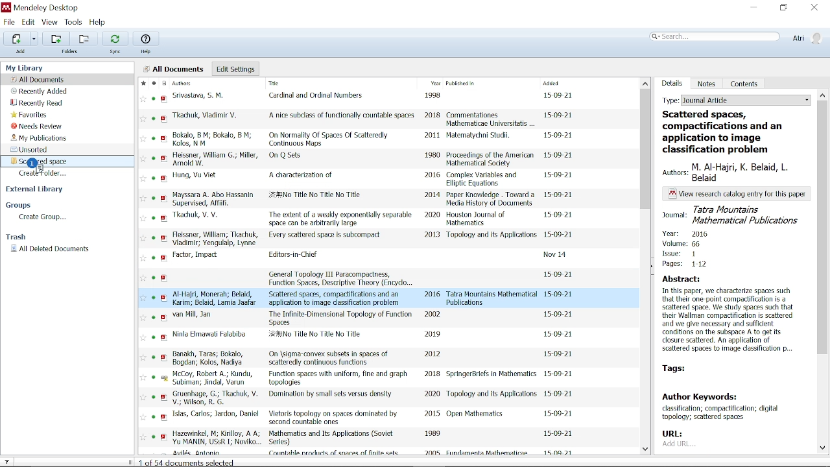  I want to click on title, so click(327, 235).